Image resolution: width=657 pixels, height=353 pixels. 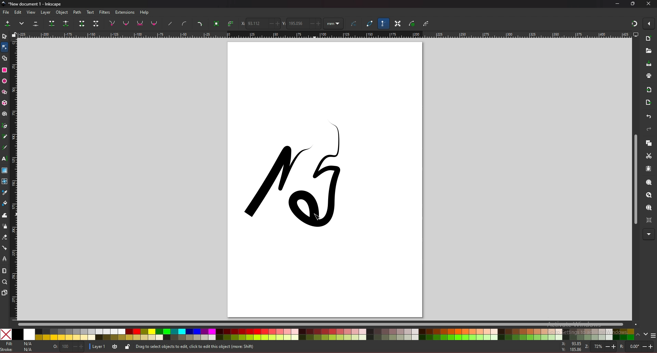 I want to click on zoom, so click(x=600, y=347).